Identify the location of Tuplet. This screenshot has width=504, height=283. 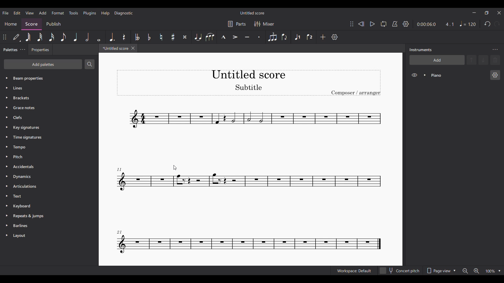
(272, 37).